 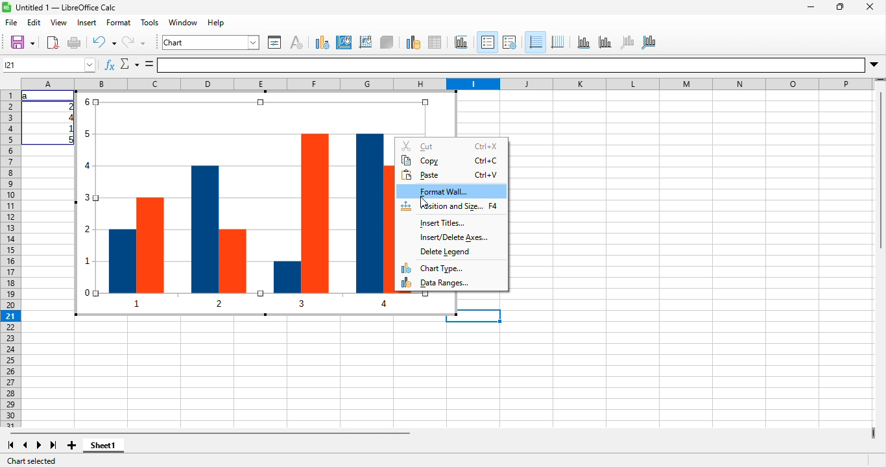 I want to click on character, so click(x=296, y=43).